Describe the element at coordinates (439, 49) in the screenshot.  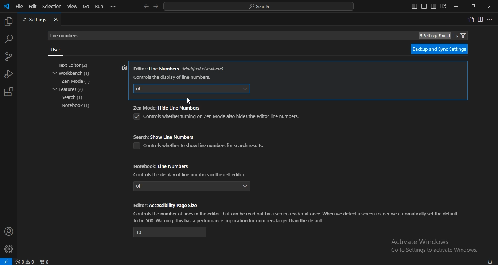
I see `backup and sync settings` at that location.